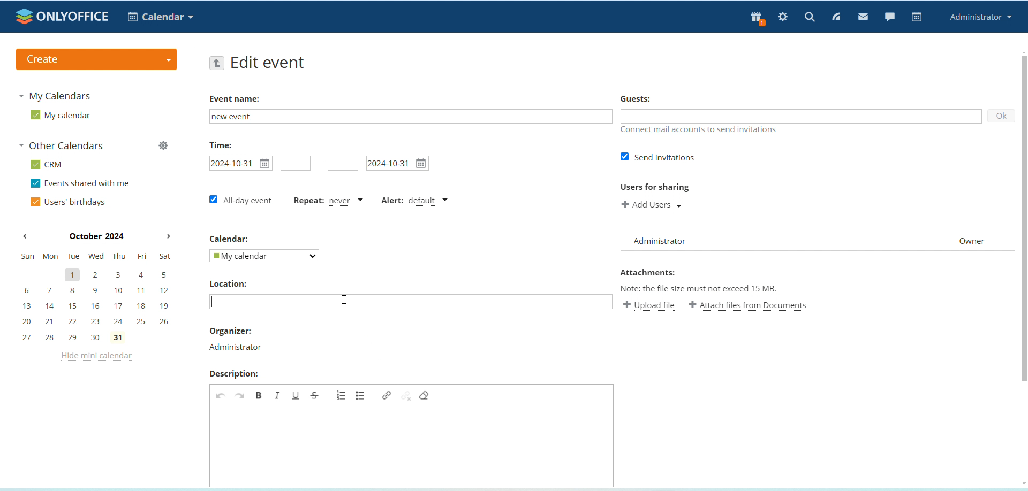 The height and width of the screenshot is (491, 1028). I want to click on Scroll down, so click(1022, 484).